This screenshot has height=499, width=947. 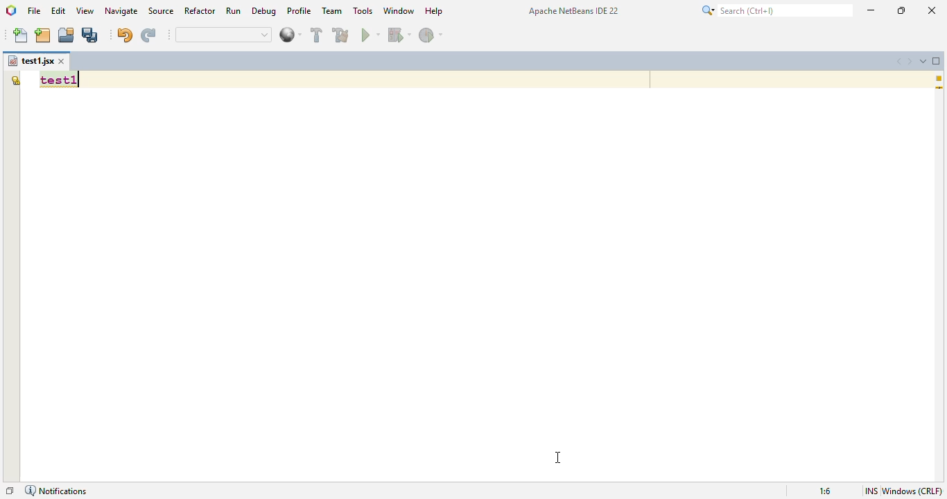 I want to click on font style and size changed to improve readability, so click(x=59, y=79).